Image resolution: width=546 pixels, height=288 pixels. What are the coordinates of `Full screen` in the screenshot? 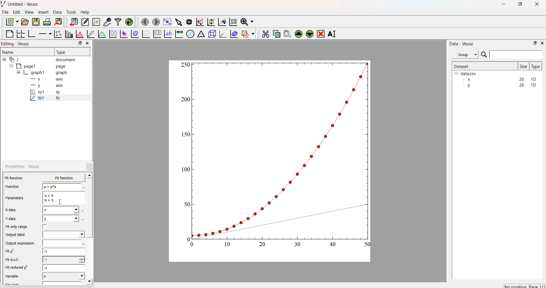 It's located at (166, 22).